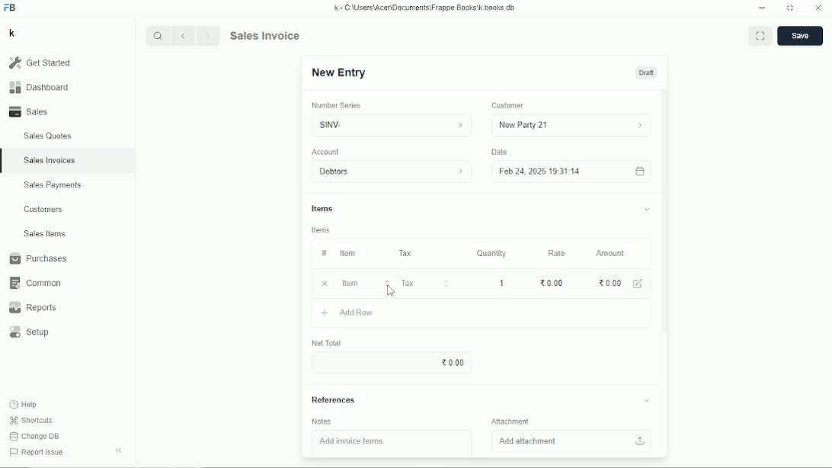 The width and height of the screenshot is (832, 468). Describe the element at coordinates (322, 230) in the screenshot. I see `Items` at that location.